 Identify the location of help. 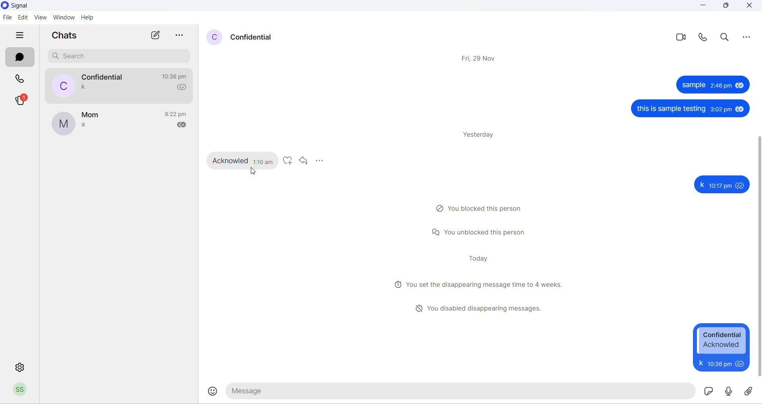
(89, 19).